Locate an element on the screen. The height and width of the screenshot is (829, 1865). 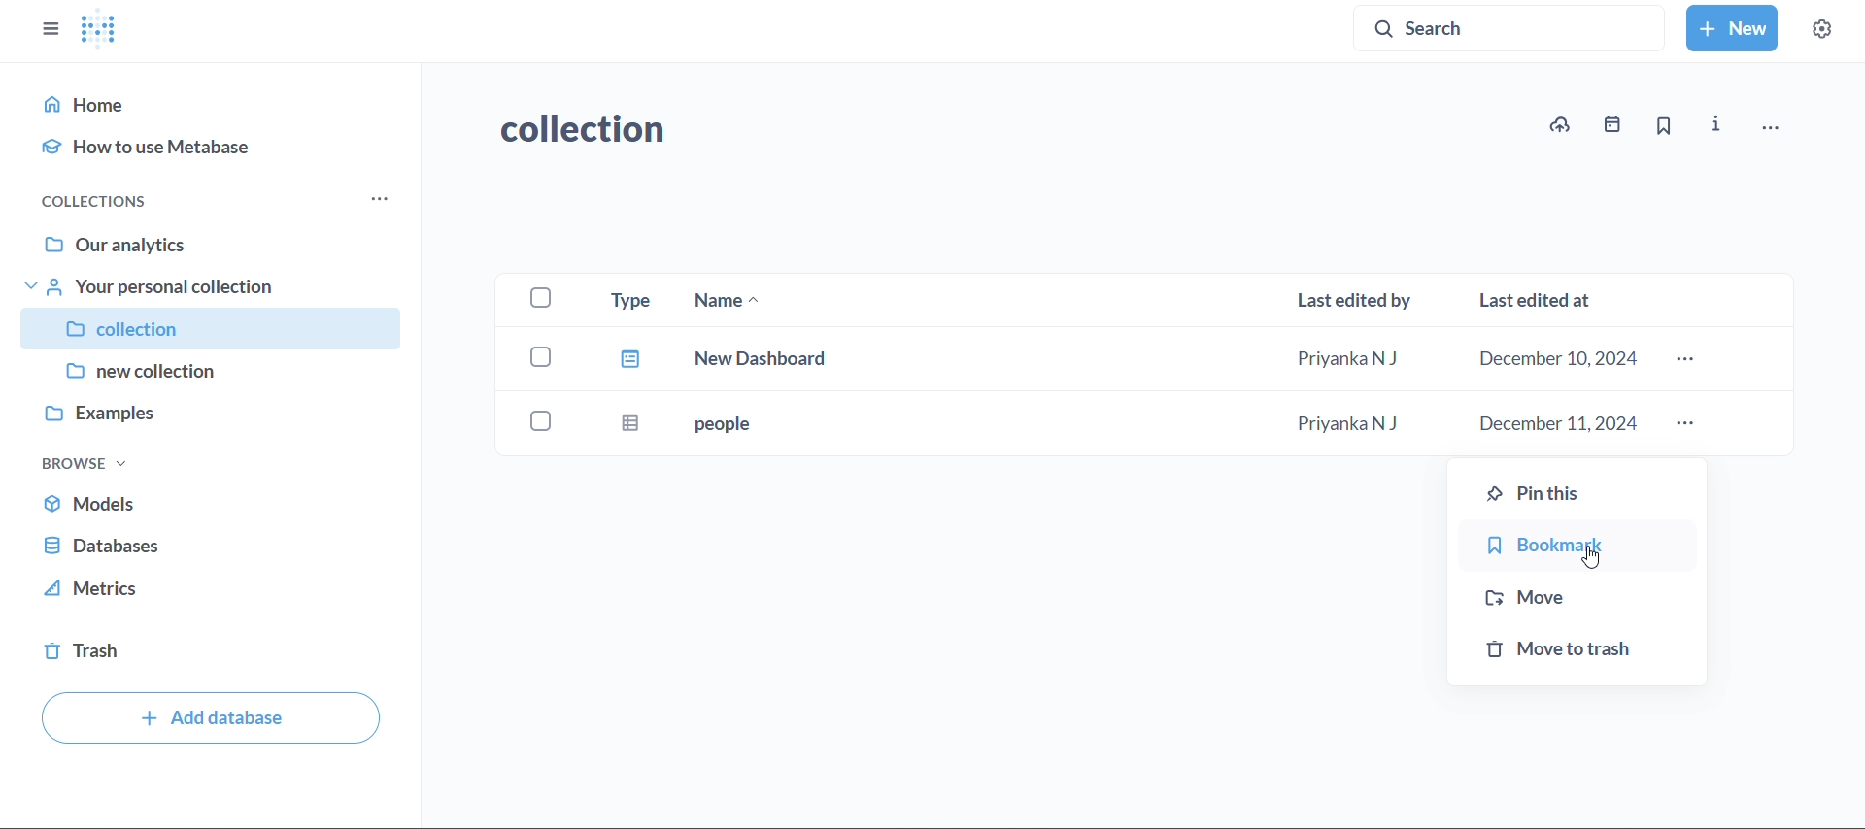
Priyanka N J is located at coordinates (1353, 356).